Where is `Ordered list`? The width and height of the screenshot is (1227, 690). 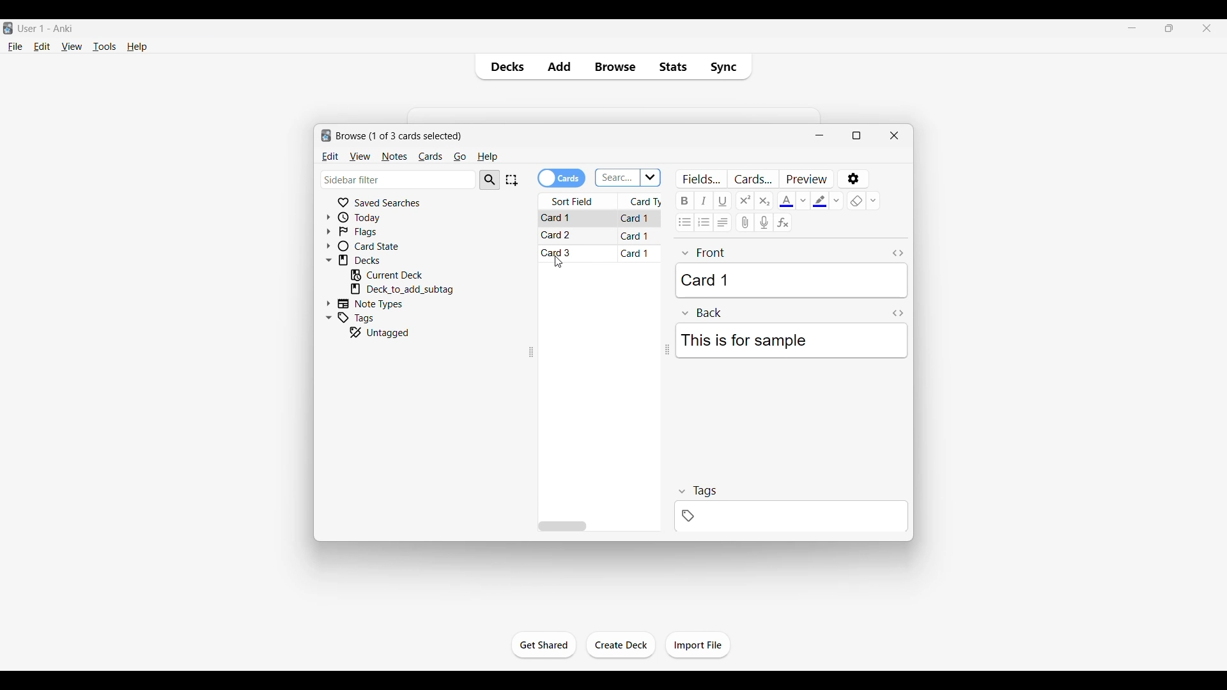
Ordered list is located at coordinates (703, 222).